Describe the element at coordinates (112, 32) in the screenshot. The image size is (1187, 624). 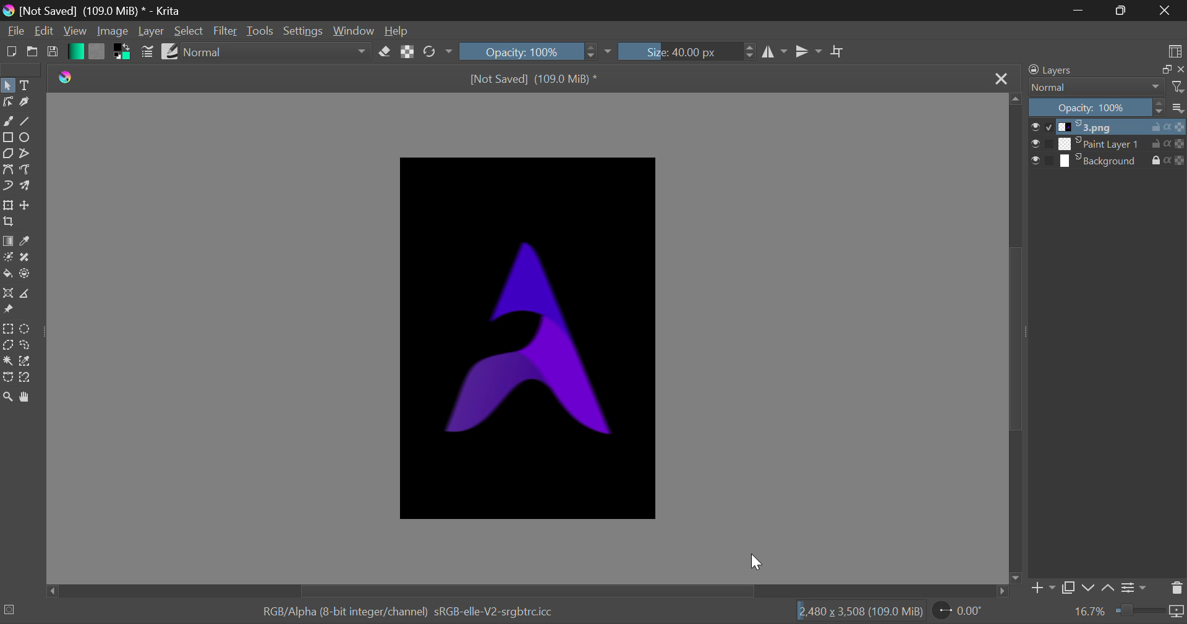
I see `Image` at that location.